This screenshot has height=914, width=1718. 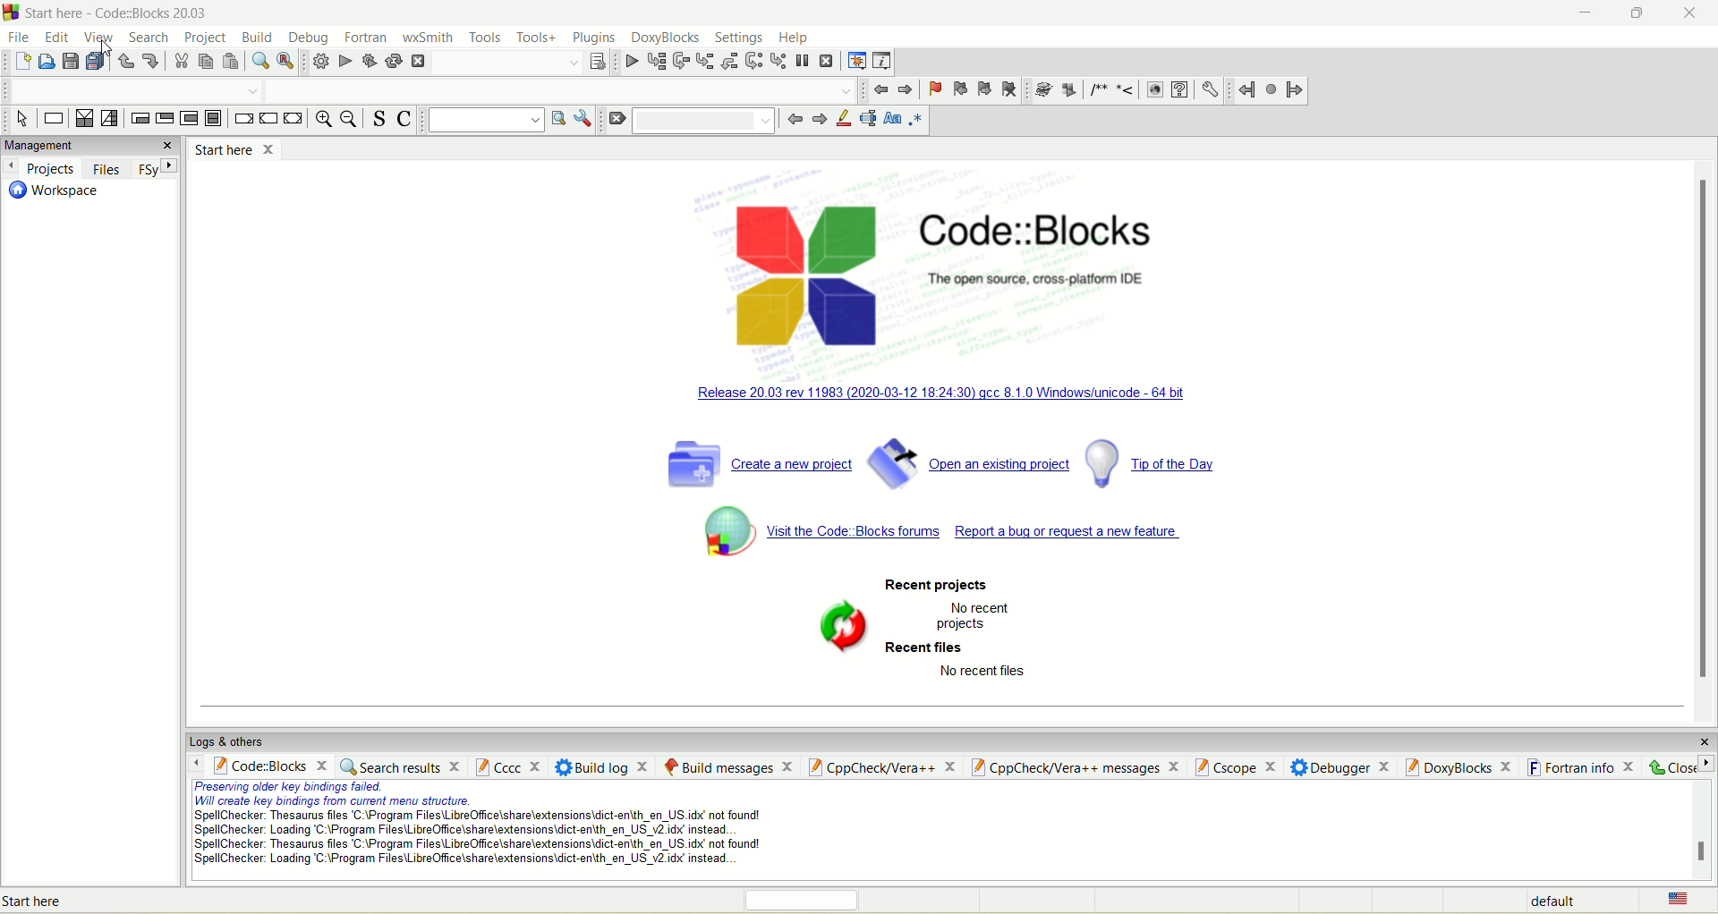 What do you see at coordinates (1166, 463) in the screenshot?
I see `tip of the day` at bounding box center [1166, 463].